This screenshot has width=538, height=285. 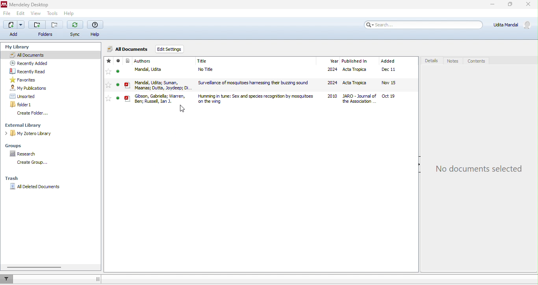 What do you see at coordinates (30, 134) in the screenshot?
I see `my zotero library` at bounding box center [30, 134].